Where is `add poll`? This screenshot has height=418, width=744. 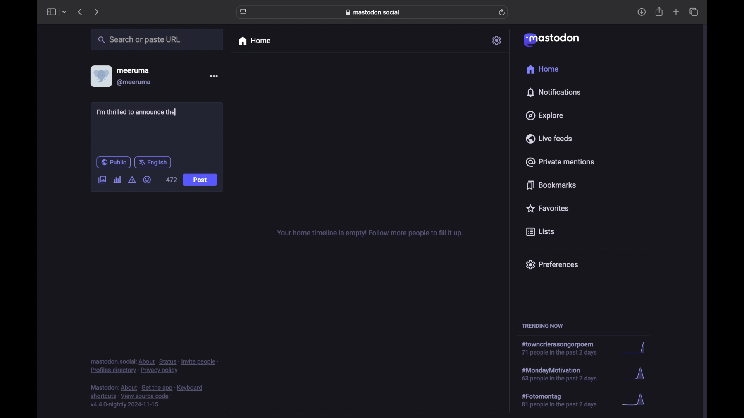
add poll is located at coordinates (118, 180).